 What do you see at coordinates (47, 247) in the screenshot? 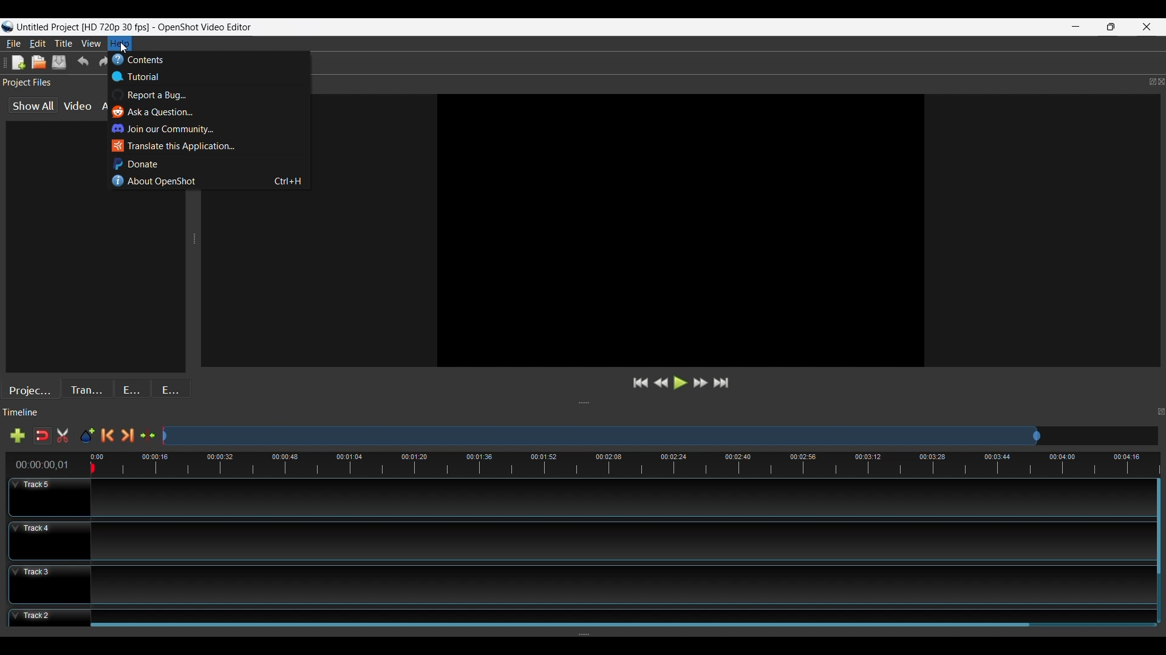
I see `Project Files tab` at bounding box center [47, 247].